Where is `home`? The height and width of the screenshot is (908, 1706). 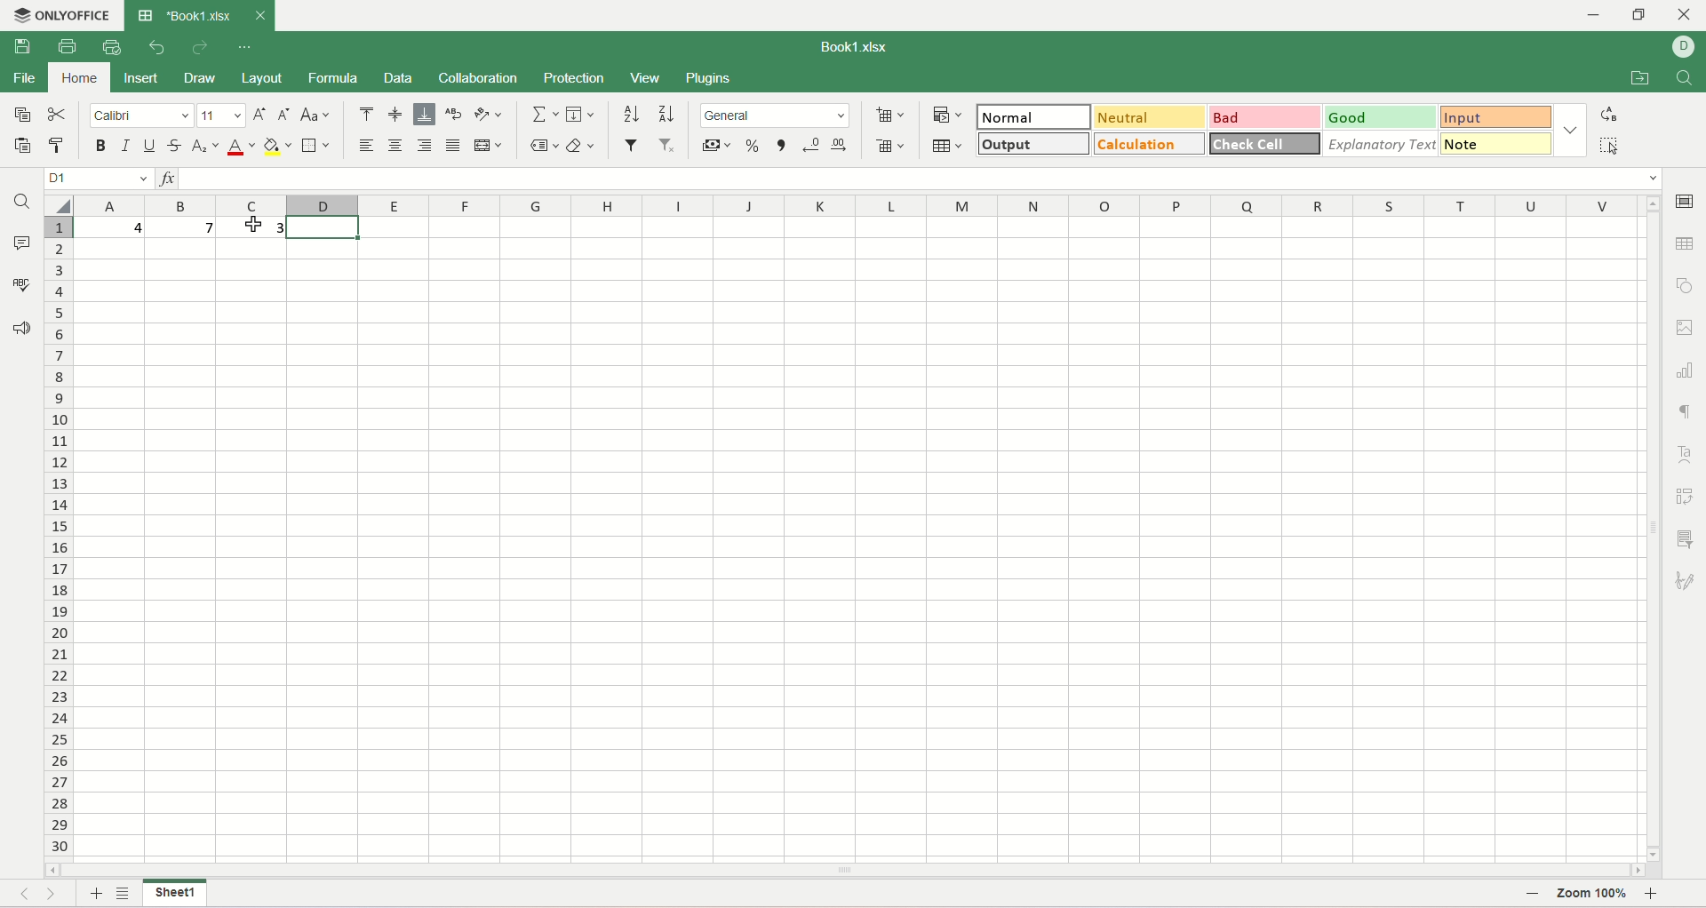
home is located at coordinates (78, 78).